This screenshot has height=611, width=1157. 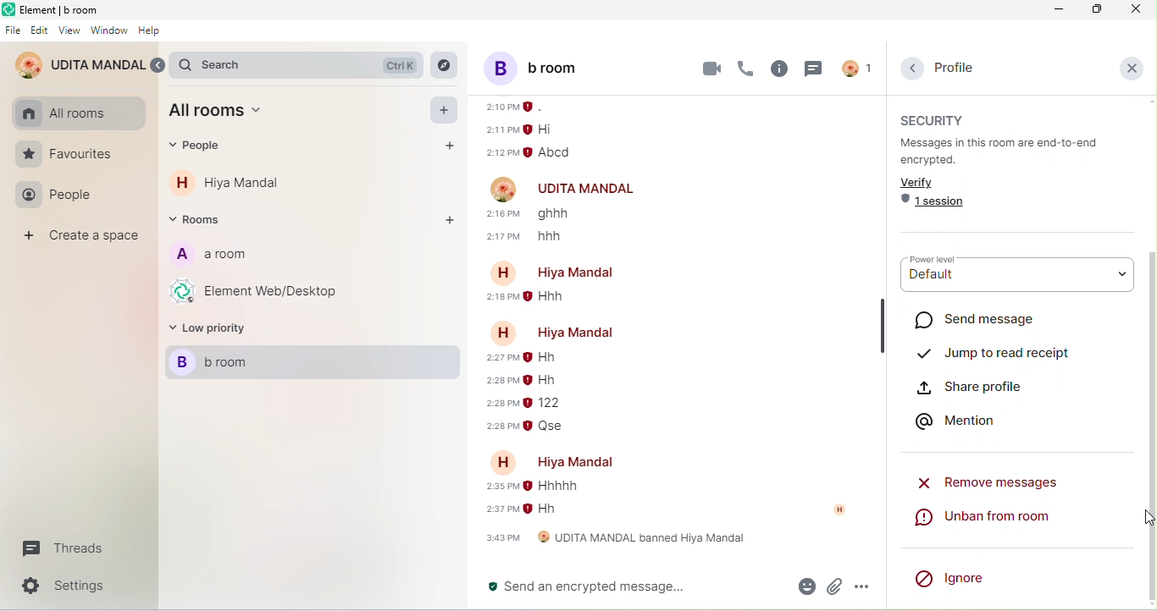 What do you see at coordinates (989, 320) in the screenshot?
I see `send message` at bounding box center [989, 320].